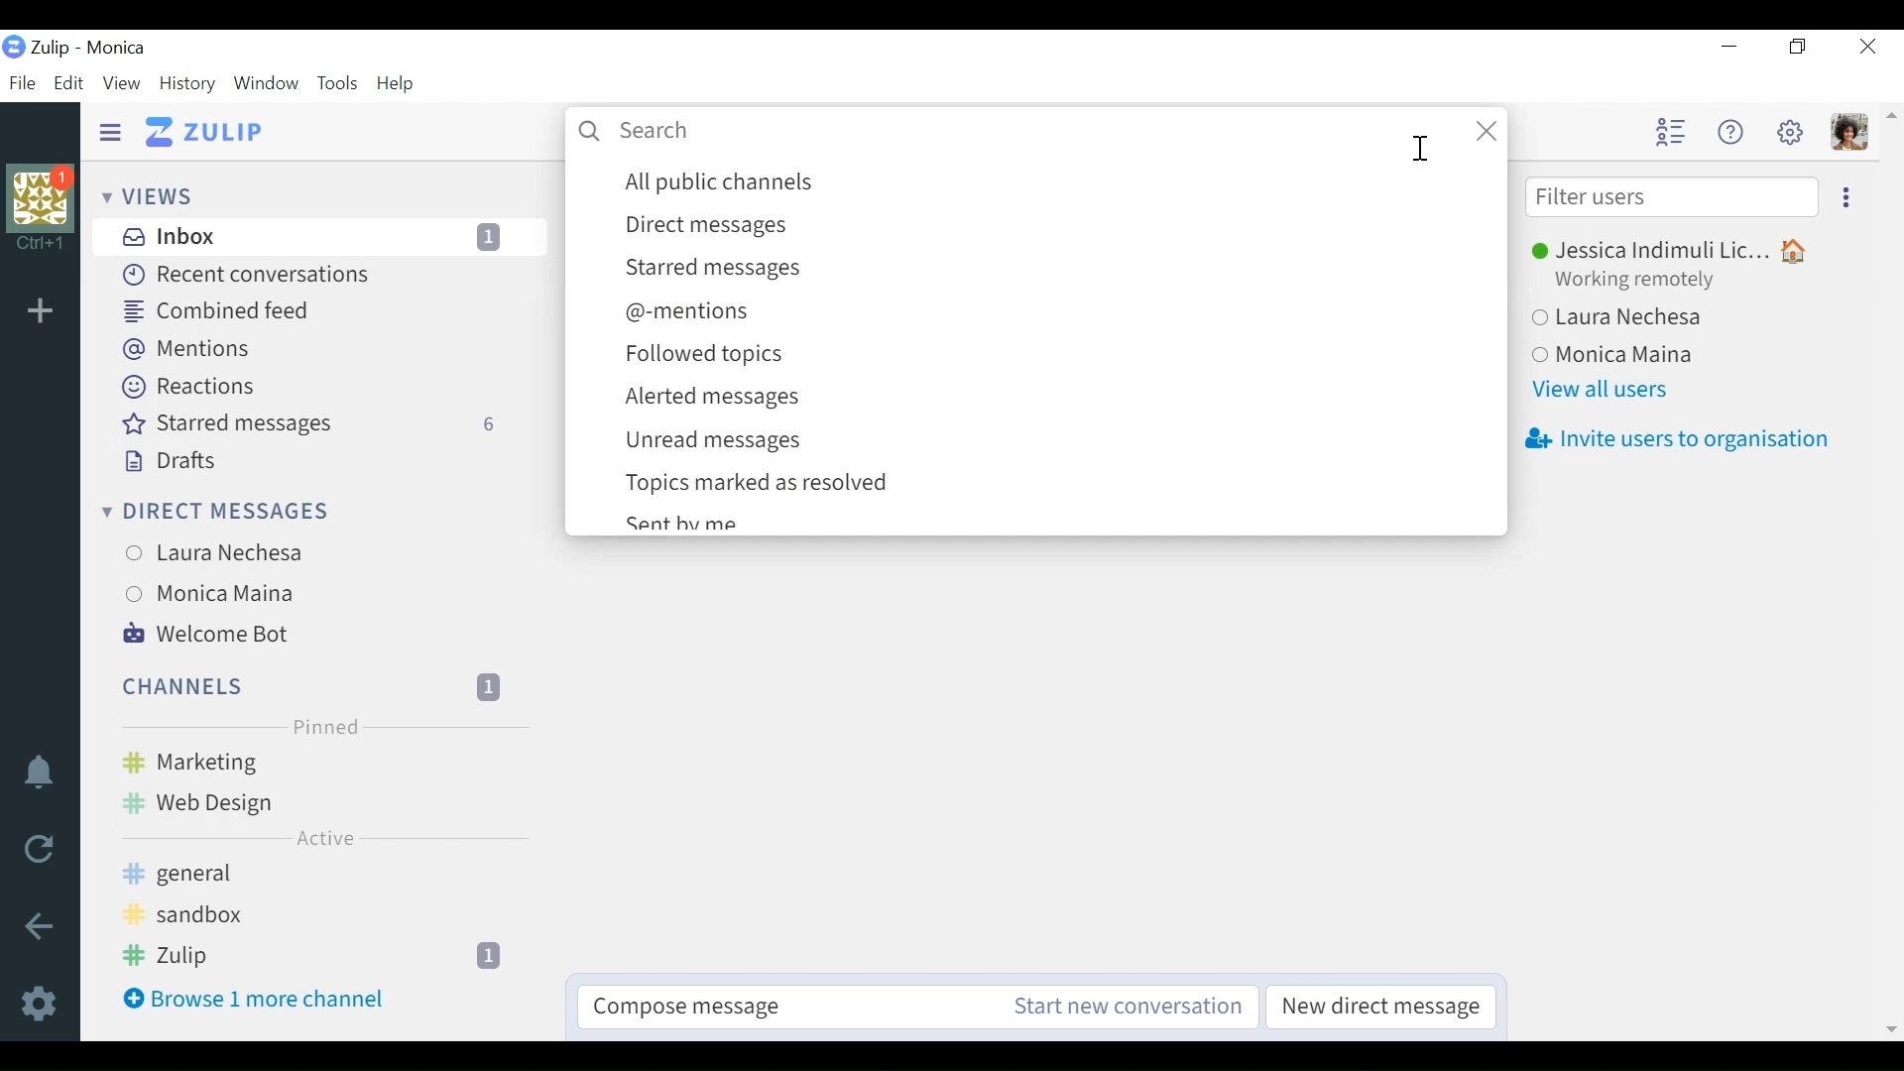 The width and height of the screenshot is (1904, 1071). What do you see at coordinates (1891, 576) in the screenshot?
I see `vertical scrollbar` at bounding box center [1891, 576].